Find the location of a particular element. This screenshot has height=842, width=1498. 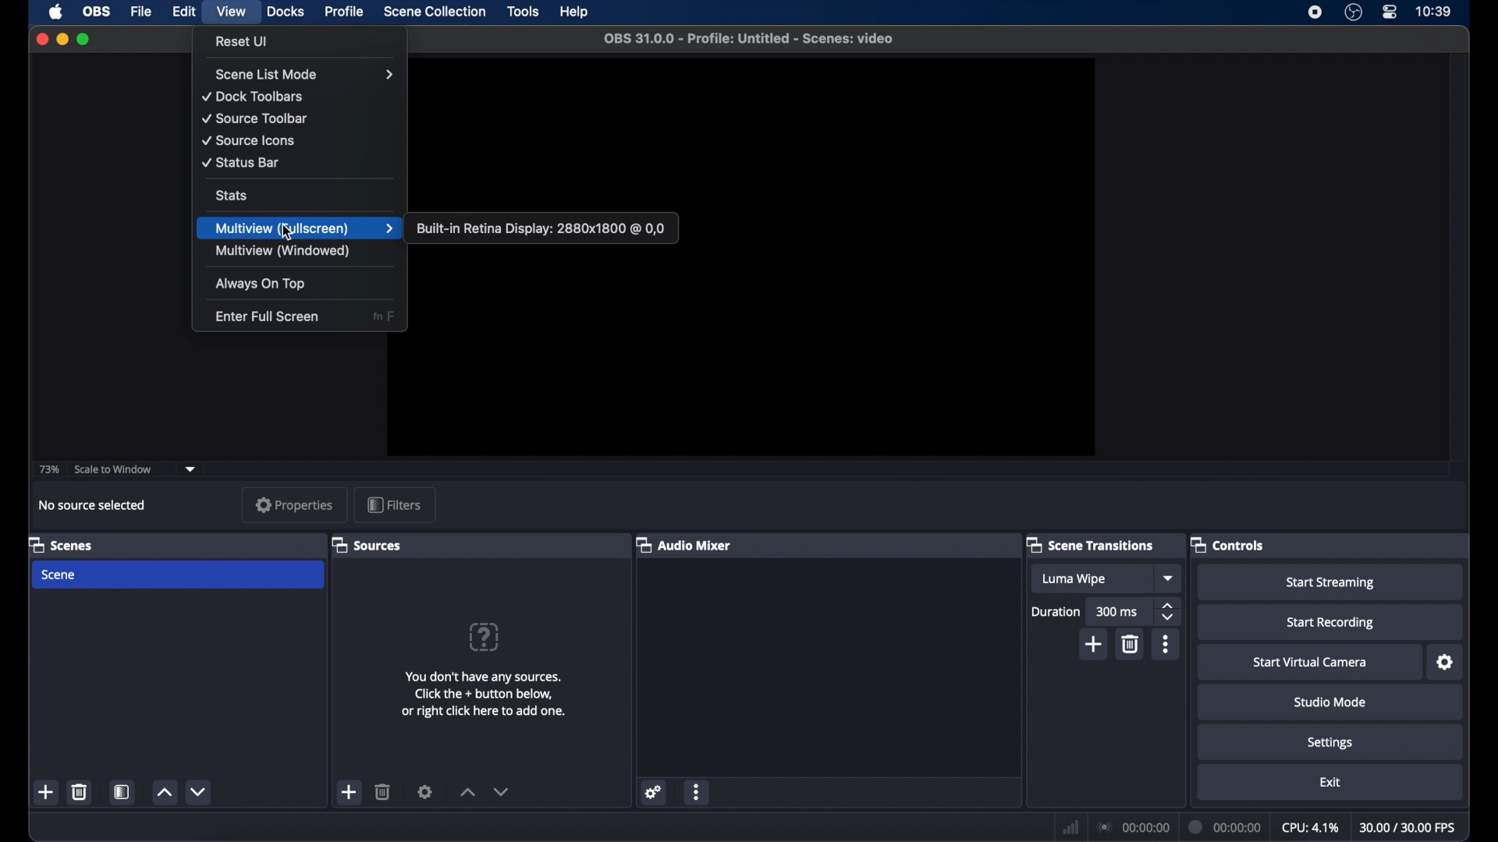

scene transitions is located at coordinates (1090, 544).